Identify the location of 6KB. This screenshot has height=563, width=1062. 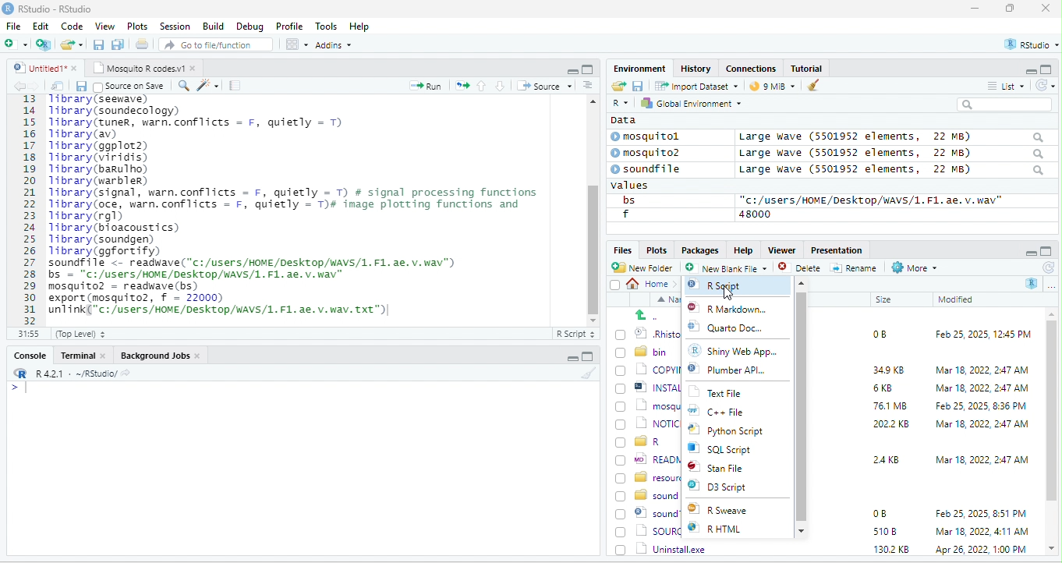
(883, 388).